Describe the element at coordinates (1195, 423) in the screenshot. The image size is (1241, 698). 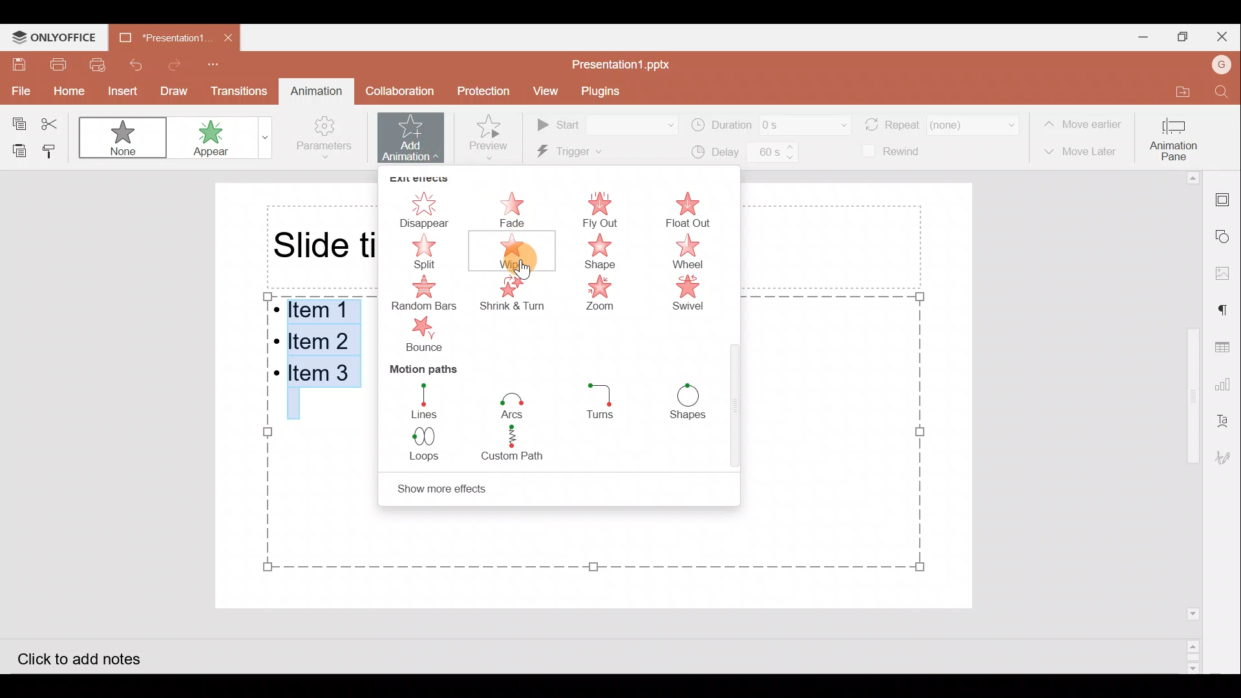
I see `Scroll bar` at that location.